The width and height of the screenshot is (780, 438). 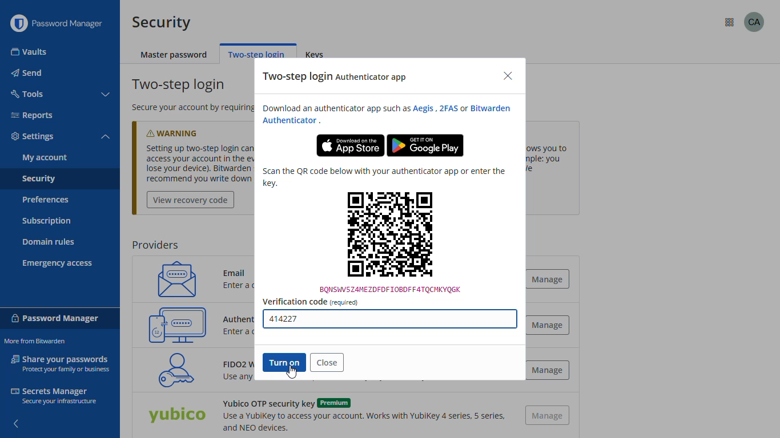 I want to click on two-step login, so click(x=256, y=53).